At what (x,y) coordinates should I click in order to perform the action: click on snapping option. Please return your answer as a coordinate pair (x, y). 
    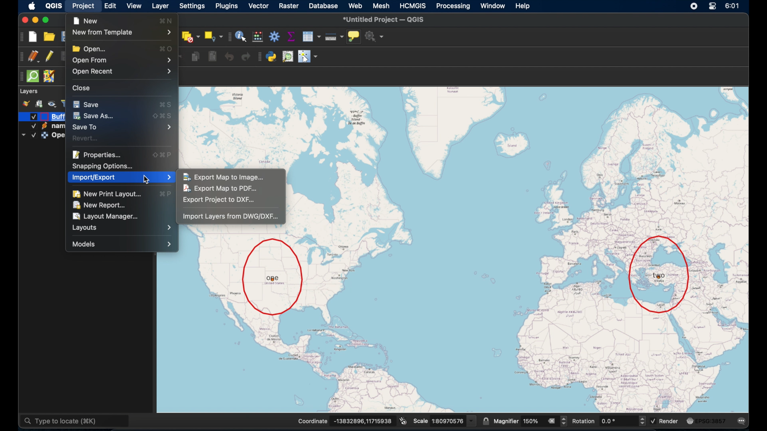
    Looking at the image, I should click on (104, 166).